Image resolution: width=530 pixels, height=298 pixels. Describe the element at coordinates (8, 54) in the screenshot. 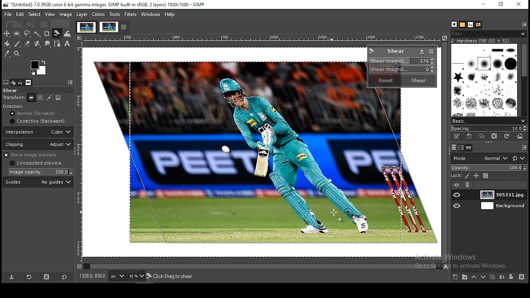

I see `color picker tool` at that location.